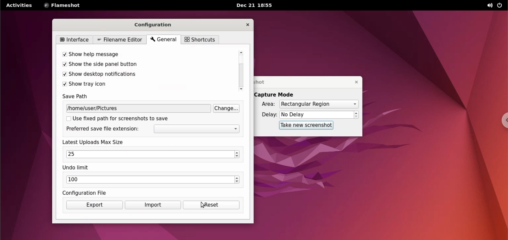  Describe the element at coordinates (265, 104) in the screenshot. I see `area` at that location.